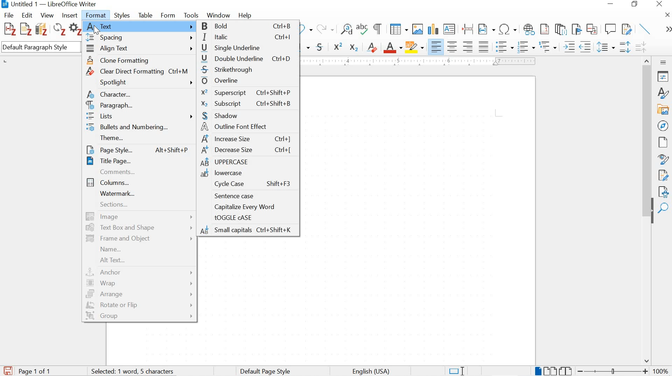 Image resolution: width=672 pixels, height=376 pixels. What do you see at coordinates (537, 371) in the screenshot?
I see `single page view` at bounding box center [537, 371].